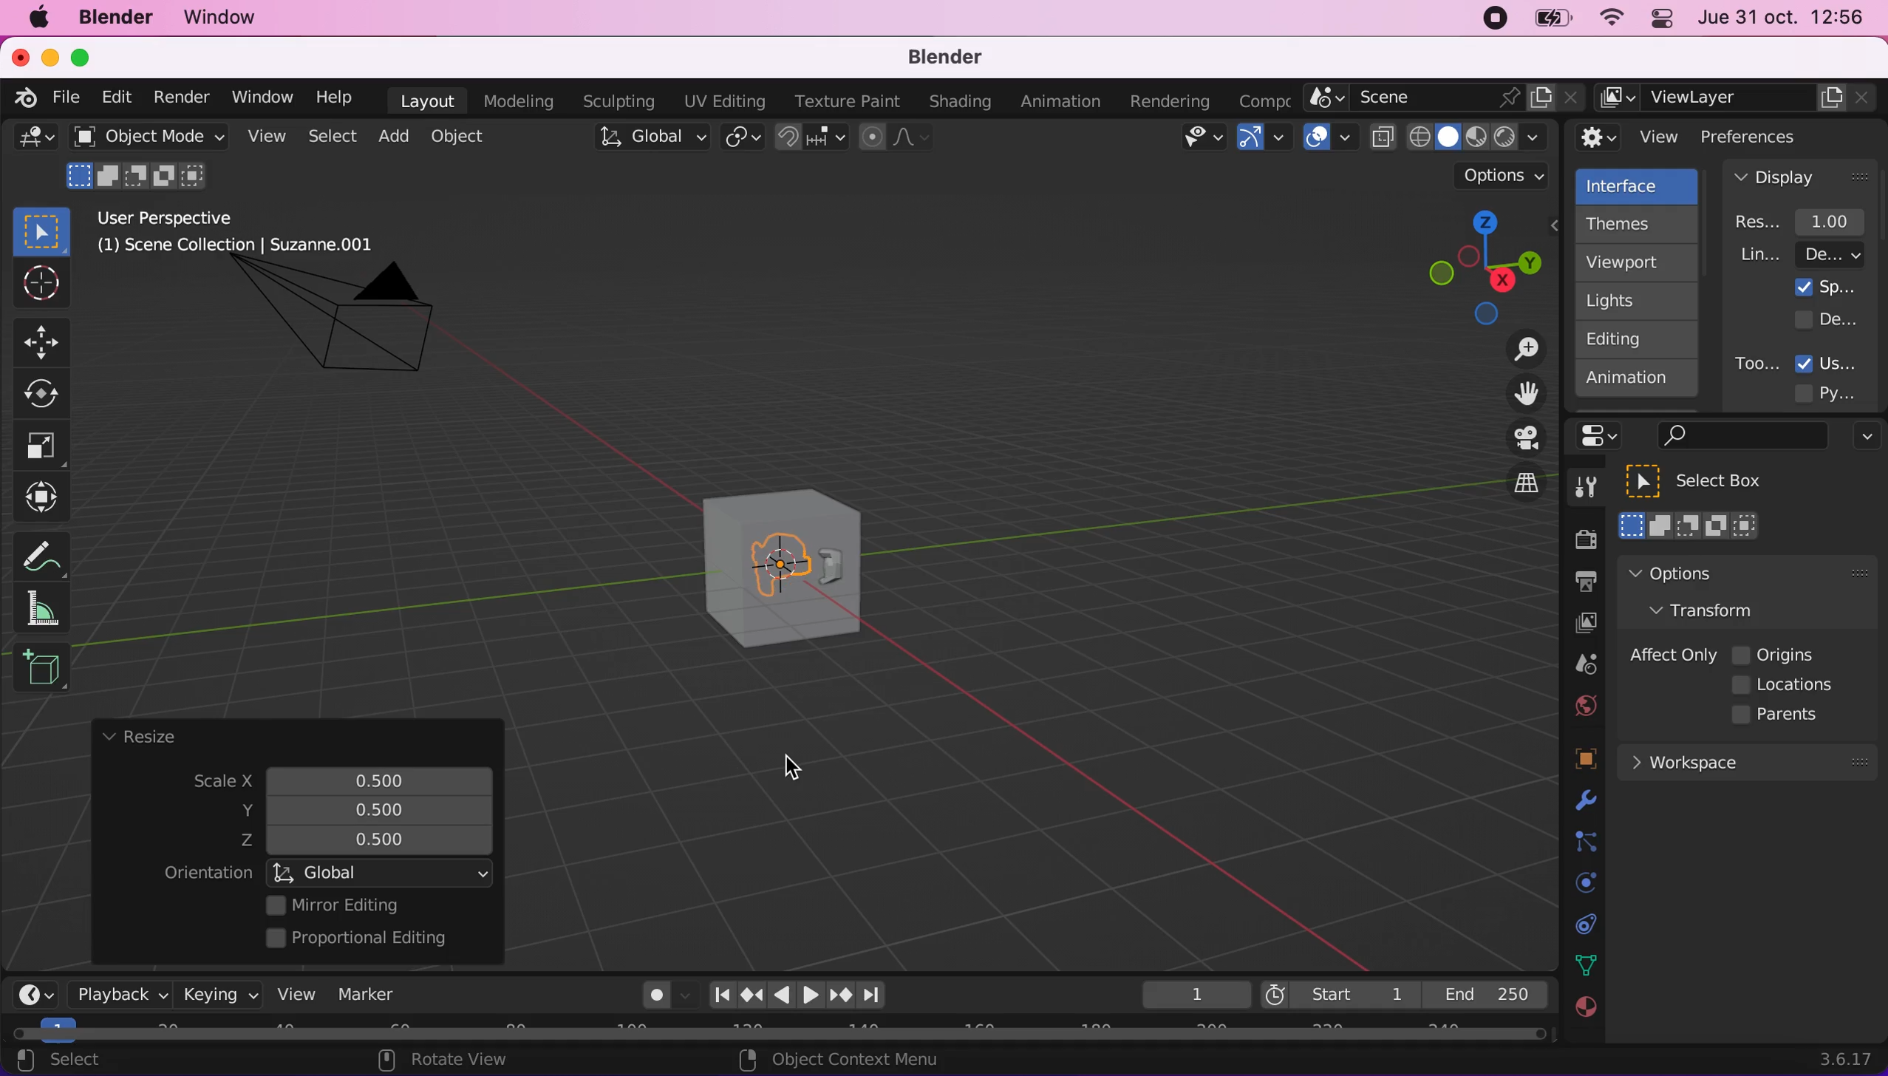 The height and width of the screenshot is (1076, 1888). What do you see at coordinates (38, 19) in the screenshot?
I see `mac logo` at bounding box center [38, 19].